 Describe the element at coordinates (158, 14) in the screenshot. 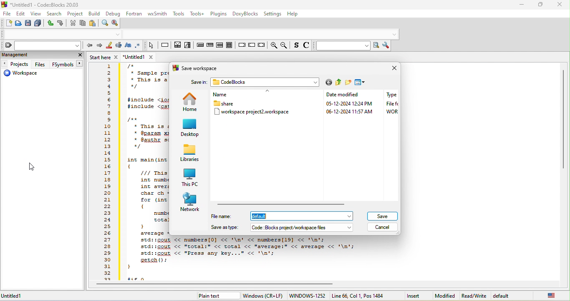

I see `wxsmith` at that location.